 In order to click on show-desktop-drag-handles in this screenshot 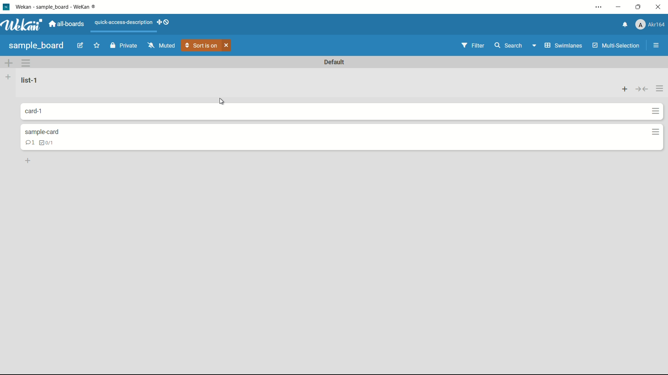, I will do `click(165, 22)`.